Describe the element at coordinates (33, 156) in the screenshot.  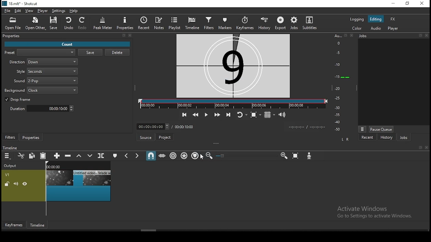
I see `copy` at that location.